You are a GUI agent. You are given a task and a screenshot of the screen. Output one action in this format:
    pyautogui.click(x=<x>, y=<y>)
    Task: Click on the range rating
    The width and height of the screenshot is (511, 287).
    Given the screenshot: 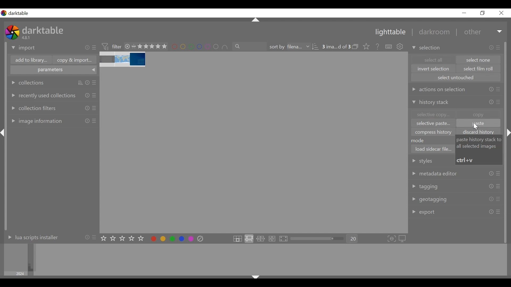 What is the action you would take?
    pyautogui.click(x=149, y=47)
    